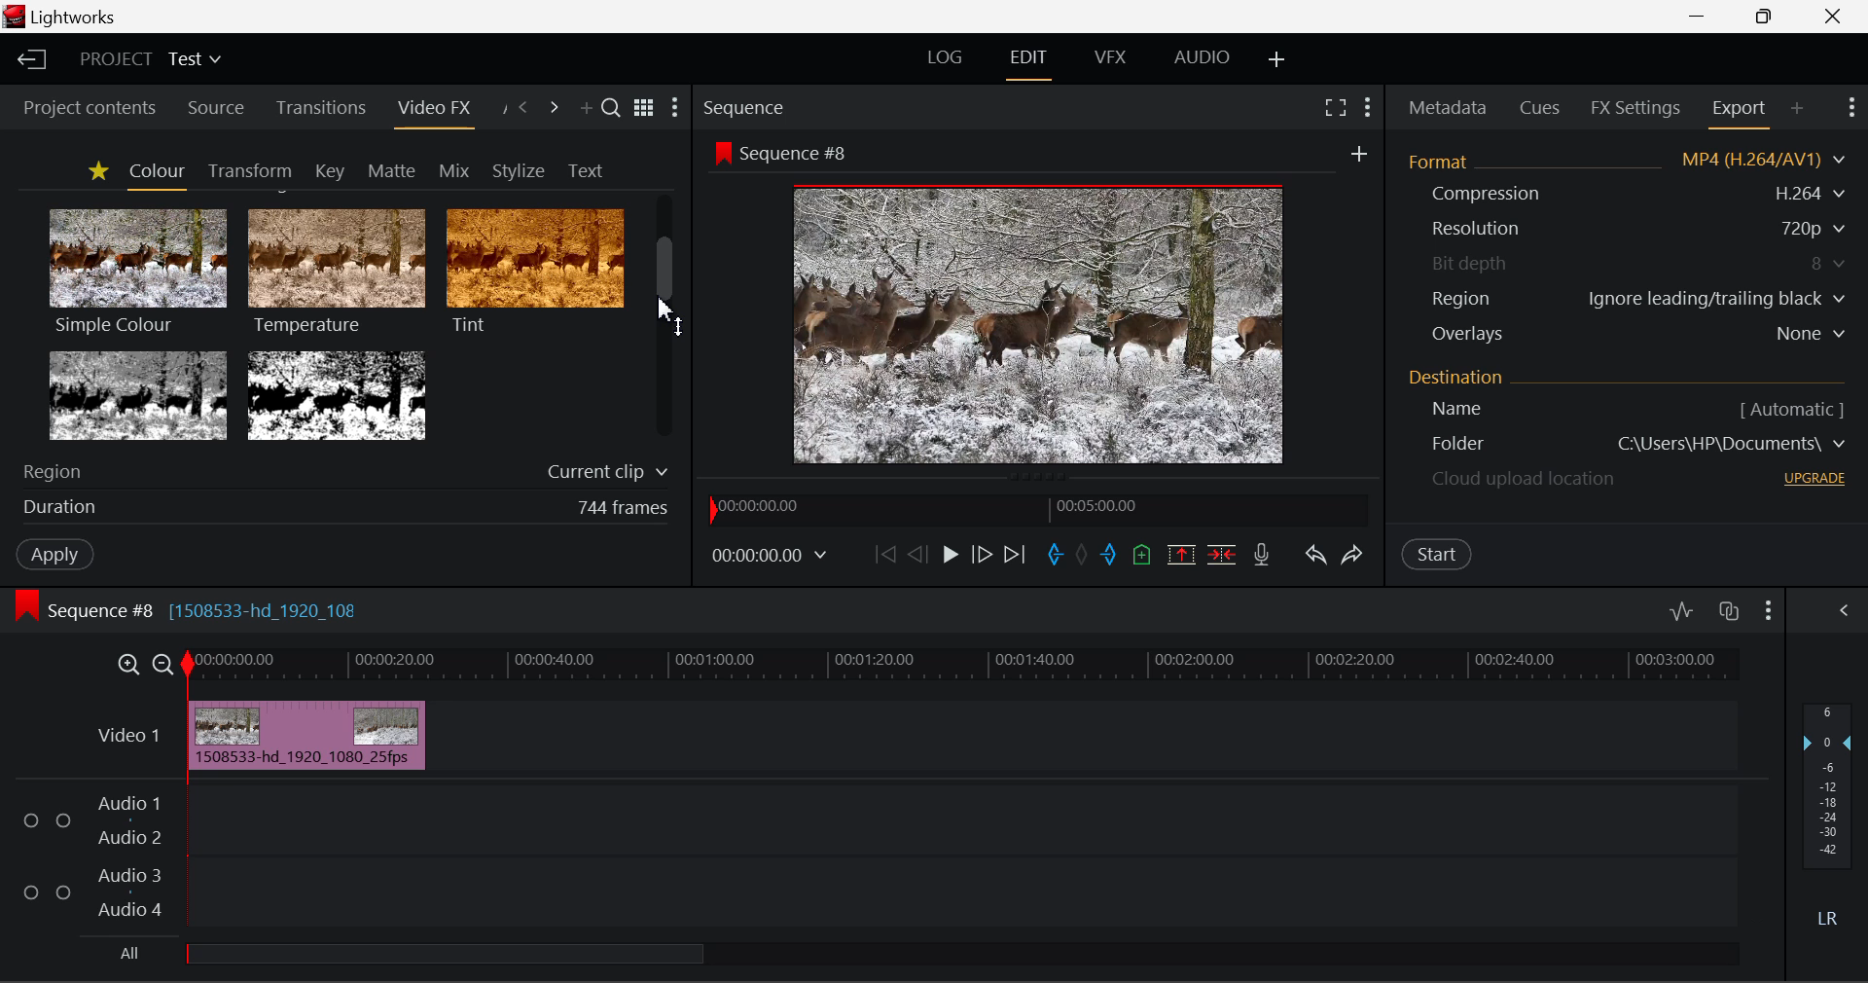 Image resolution: width=1868 pixels, height=983 pixels. Describe the element at coordinates (1770, 608) in the screenshot. I see `Show Settings` at that location.